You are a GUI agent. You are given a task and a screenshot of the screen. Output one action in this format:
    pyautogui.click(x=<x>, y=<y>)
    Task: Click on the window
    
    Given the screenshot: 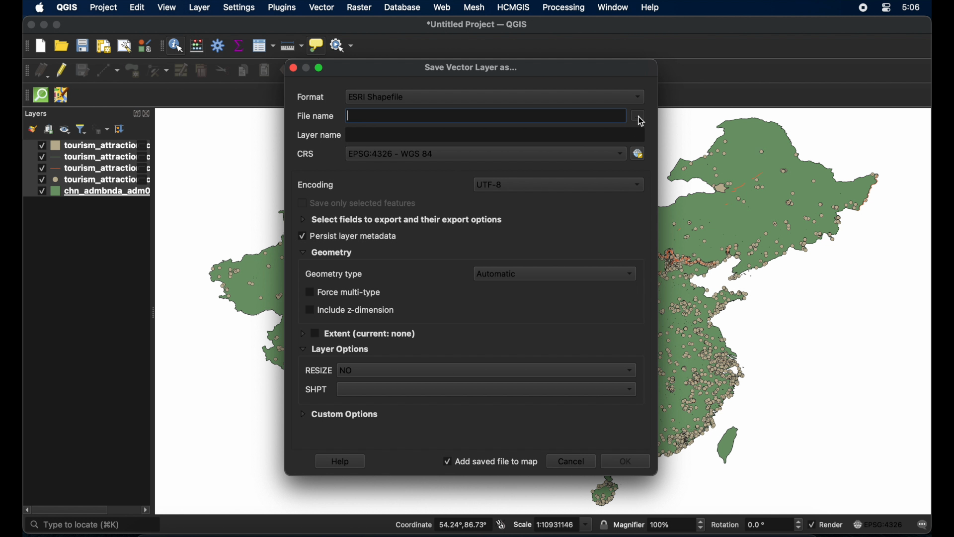 What is the action you would take?
    pyautogui.click(x=614, y=7)
    